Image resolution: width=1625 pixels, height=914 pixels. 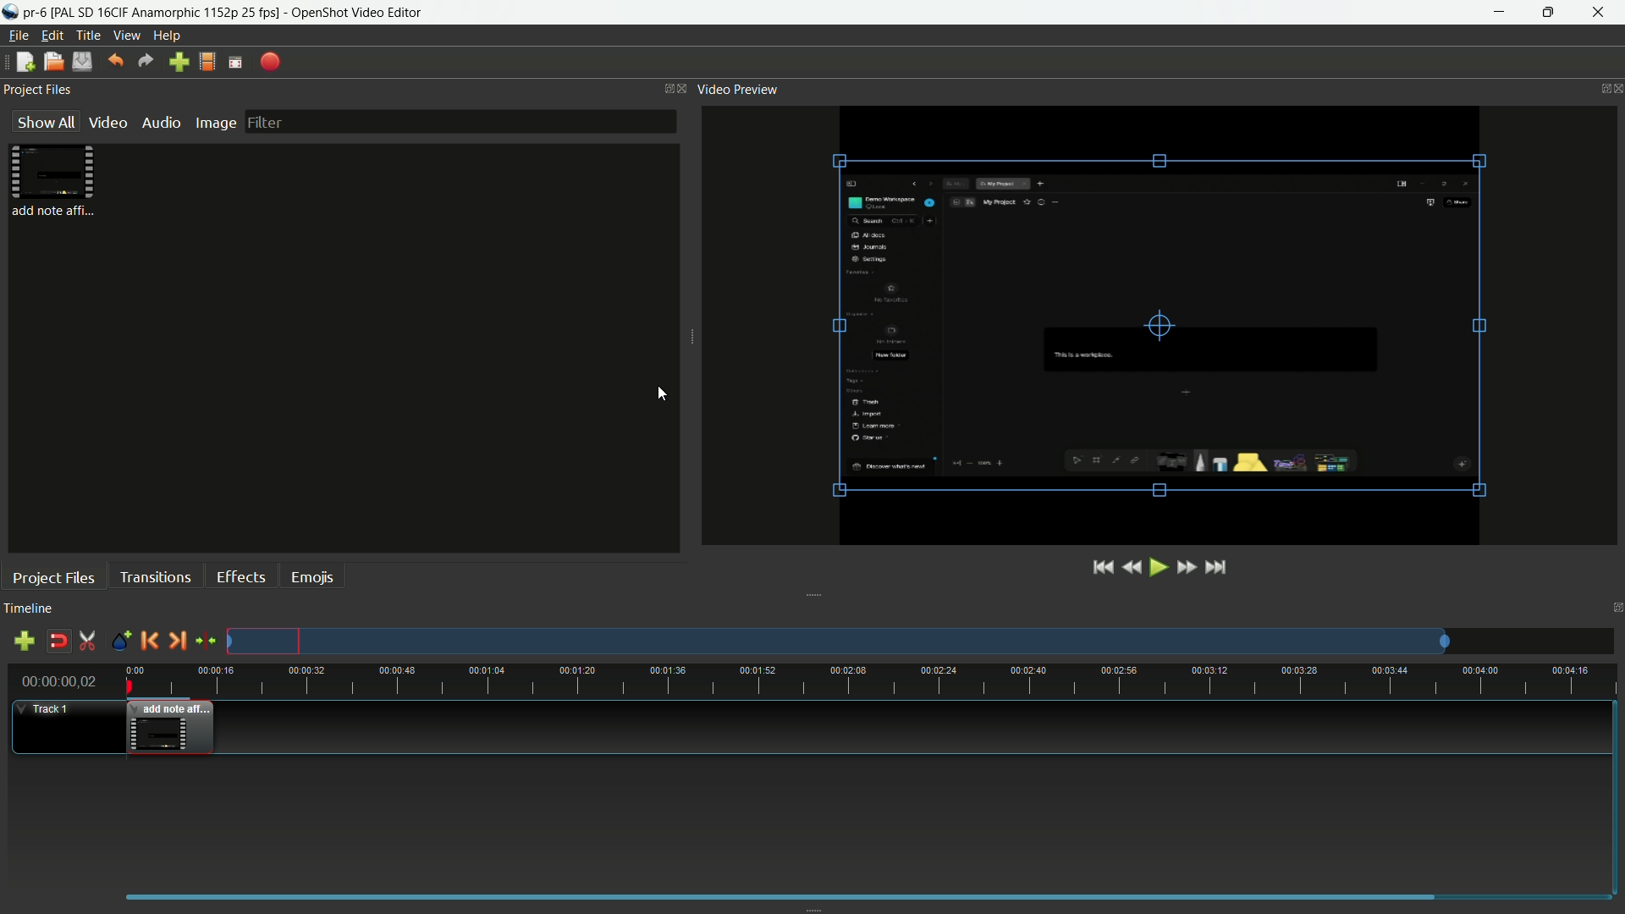 What do you see at coordinates (124, 36) in the screenshot?
I see `view menu` at bounding box center [124, 36].